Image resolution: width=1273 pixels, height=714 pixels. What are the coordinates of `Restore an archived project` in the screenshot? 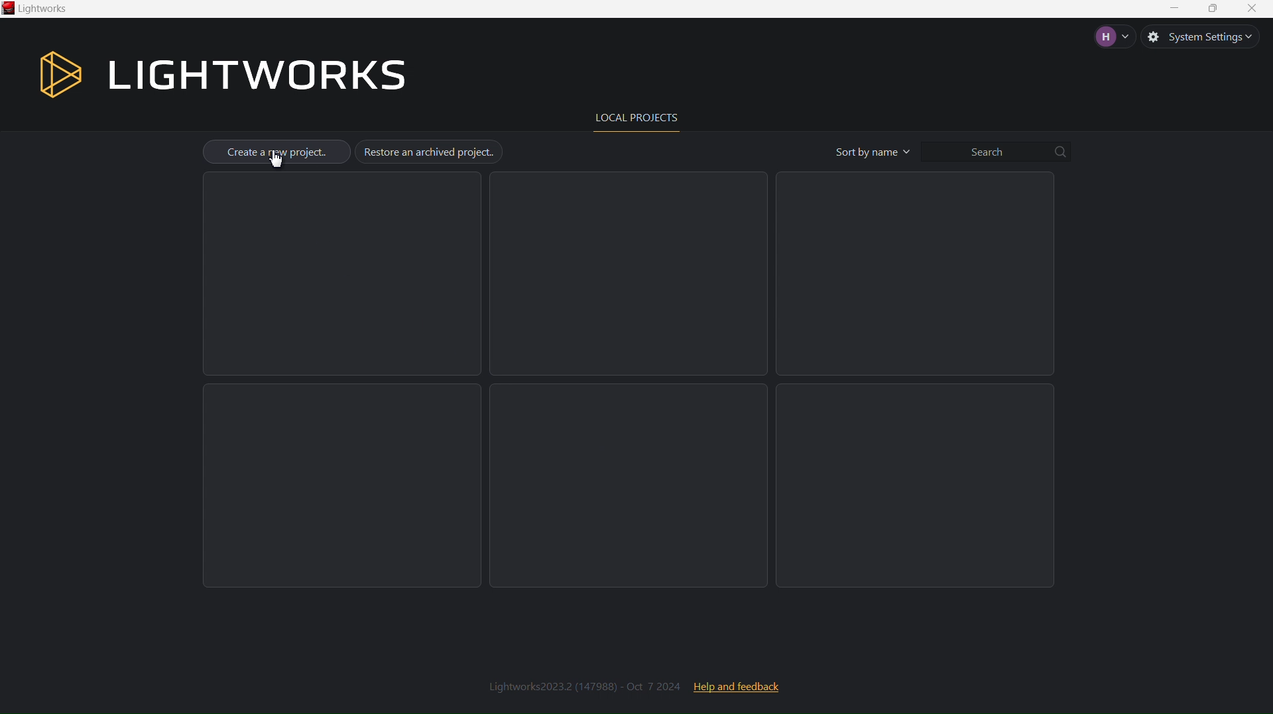 It's located at (428, 152).